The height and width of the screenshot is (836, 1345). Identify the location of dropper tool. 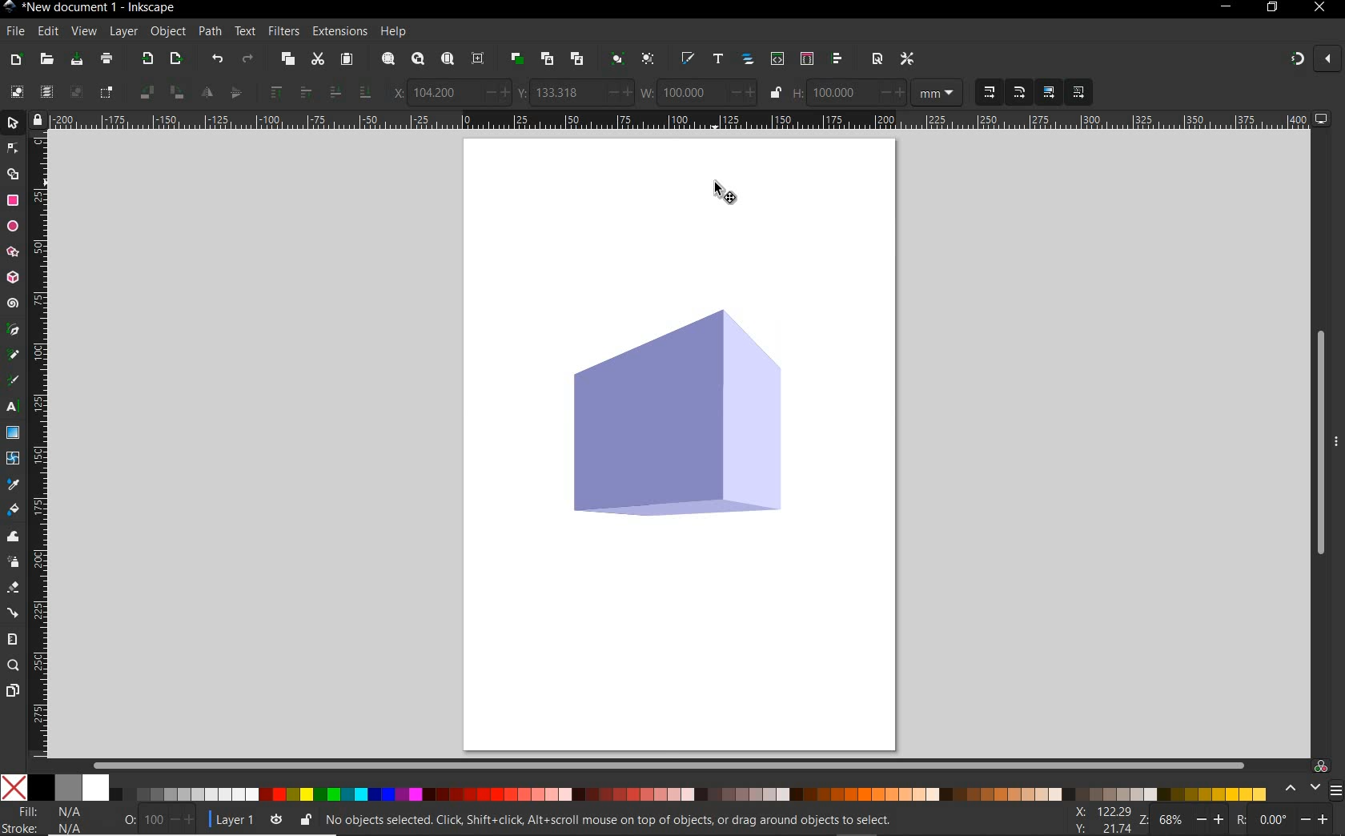
(15, 484).